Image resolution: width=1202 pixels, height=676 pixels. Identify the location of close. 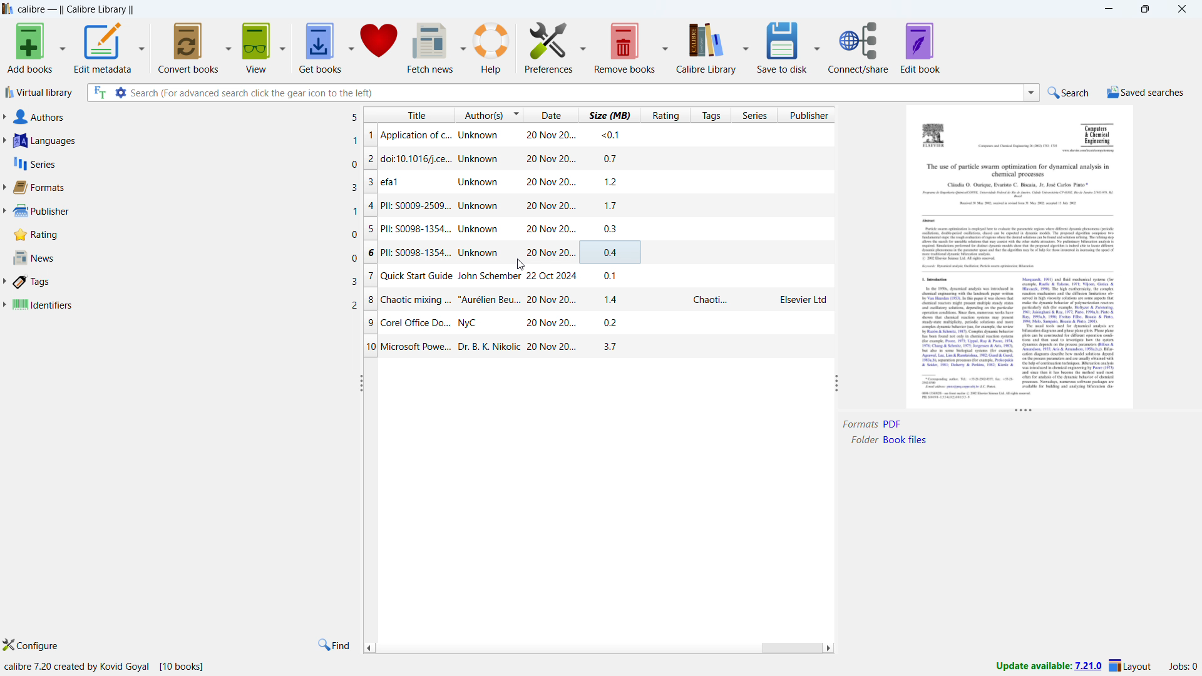
(1183, 9).